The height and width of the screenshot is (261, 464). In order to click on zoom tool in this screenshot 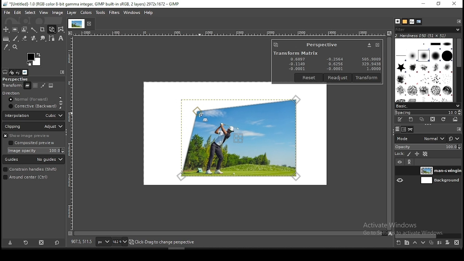, I will do `click(15, 47)`.